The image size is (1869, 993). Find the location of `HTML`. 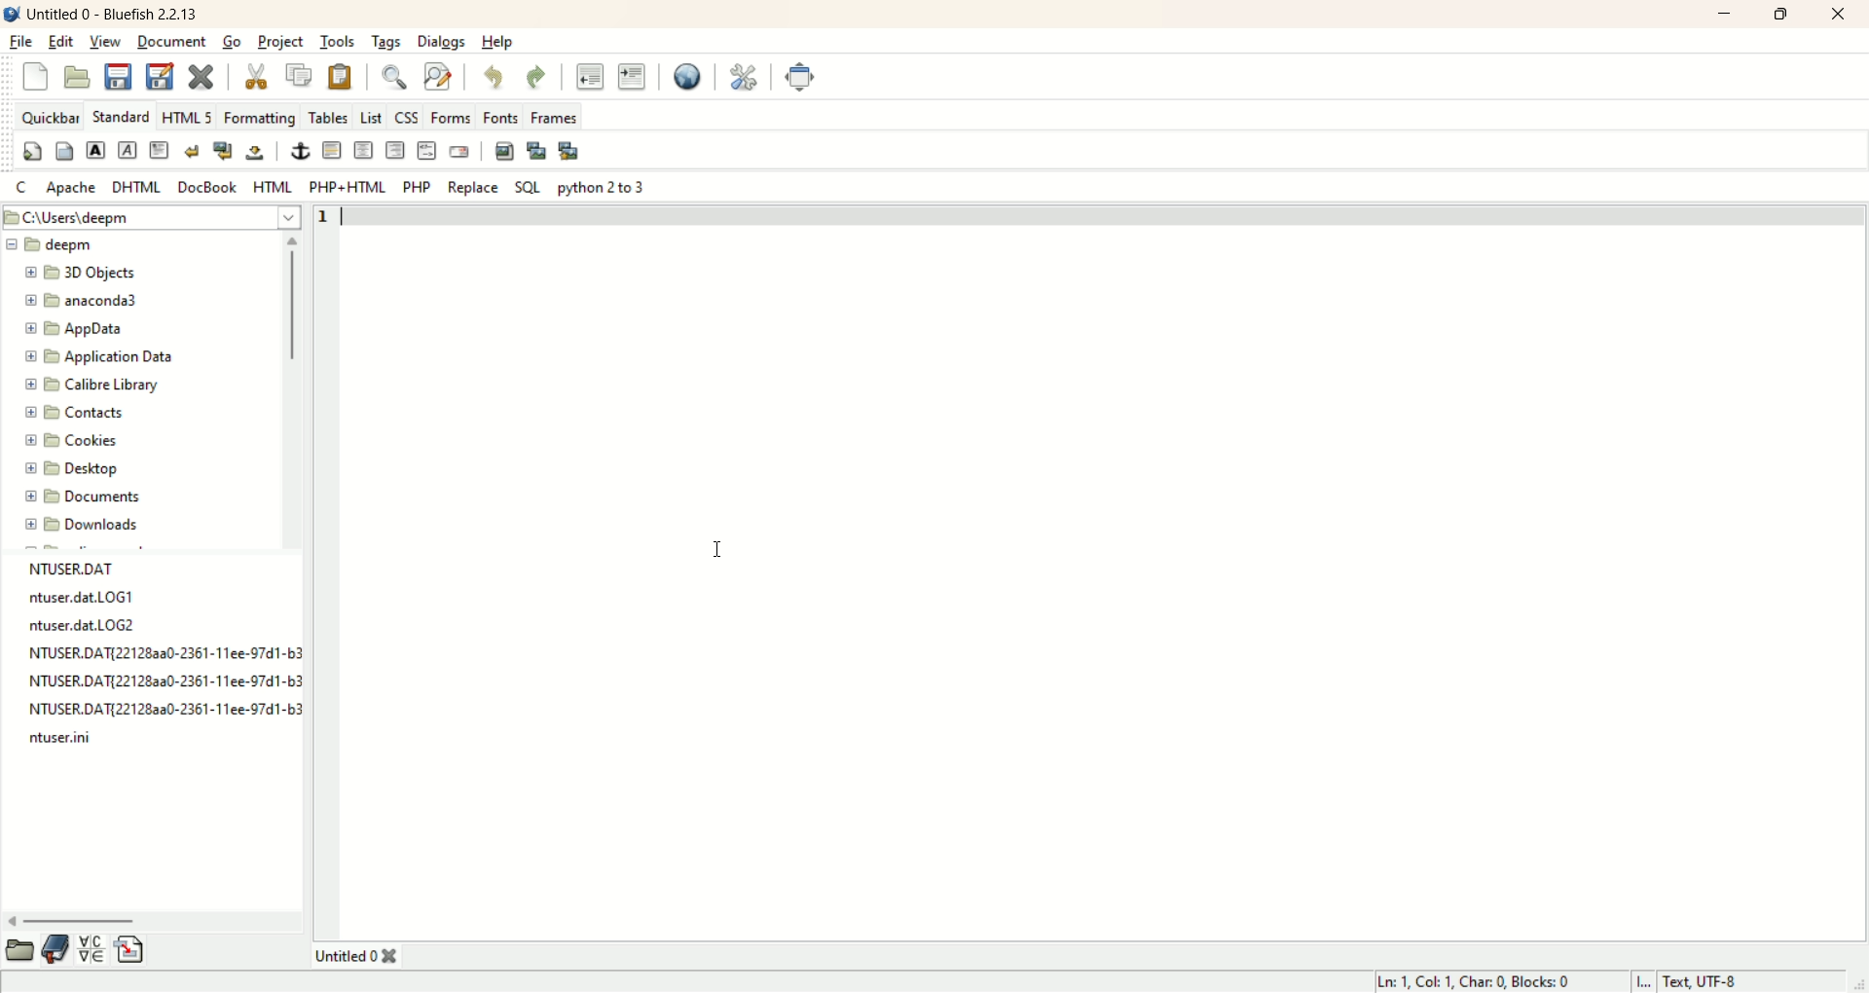

HTML is located at coordinates (273, 188).